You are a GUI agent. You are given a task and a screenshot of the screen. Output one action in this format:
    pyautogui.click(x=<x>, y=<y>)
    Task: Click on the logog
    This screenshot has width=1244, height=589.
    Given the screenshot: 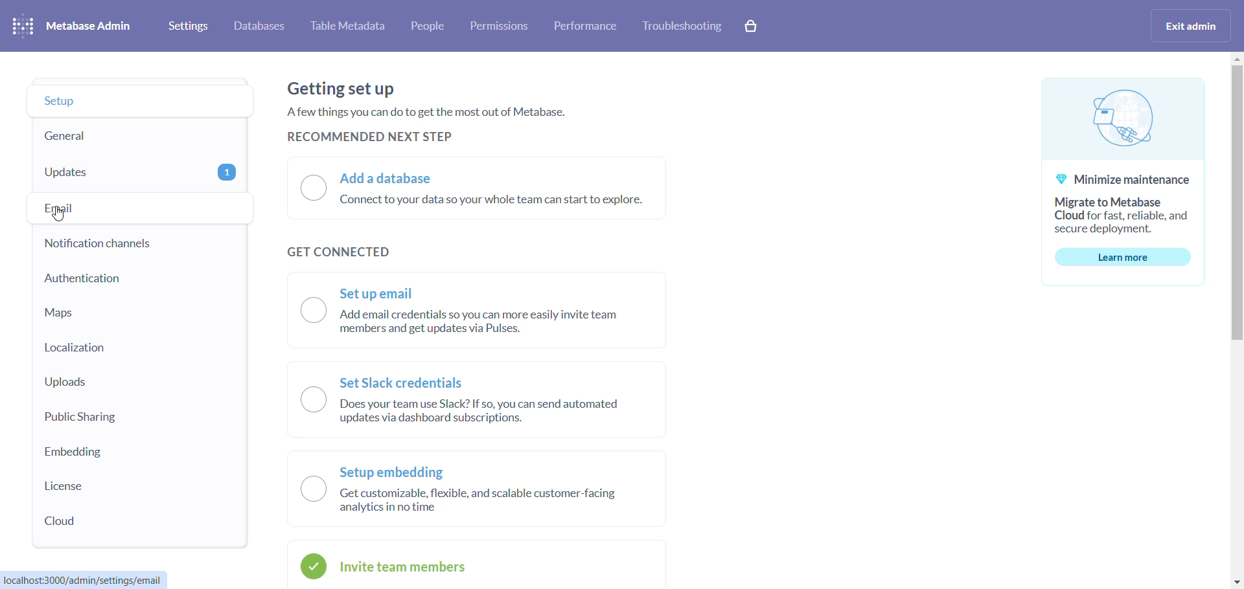 What is the action you would take?
    pyautogui.click(x=1128, y=117)
    